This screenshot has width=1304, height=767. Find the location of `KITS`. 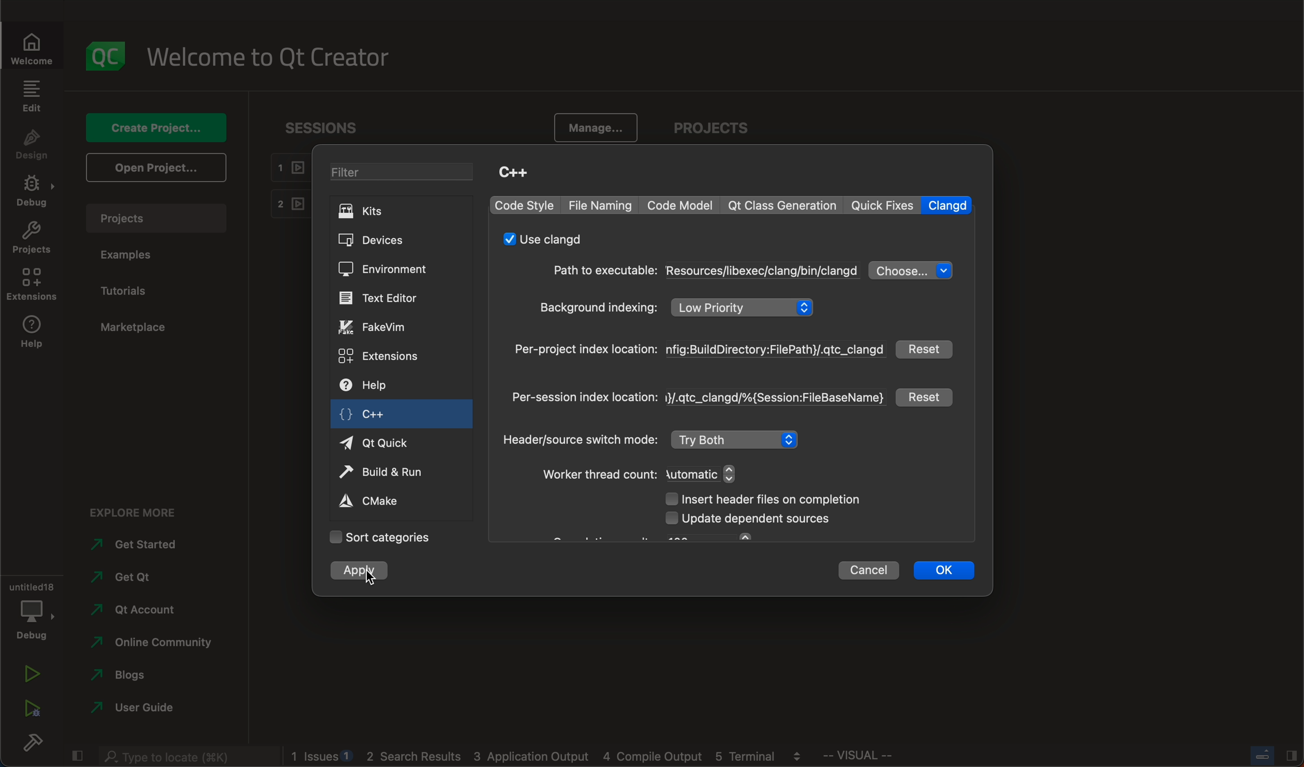

KITS is located at coordinates (388, 213).